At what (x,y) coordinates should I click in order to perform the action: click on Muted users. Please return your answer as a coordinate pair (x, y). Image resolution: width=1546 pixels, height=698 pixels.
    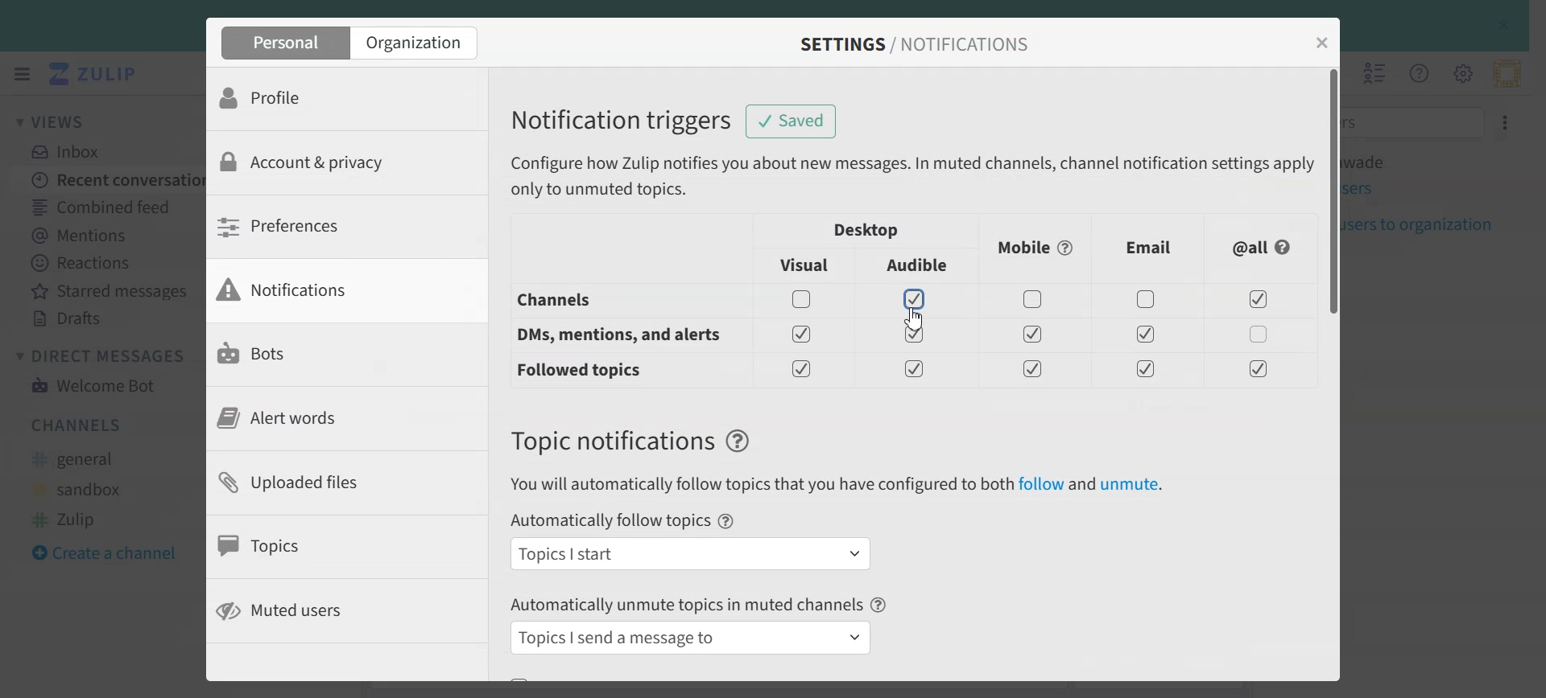
    Looking at the image, I should click on (320, 611).